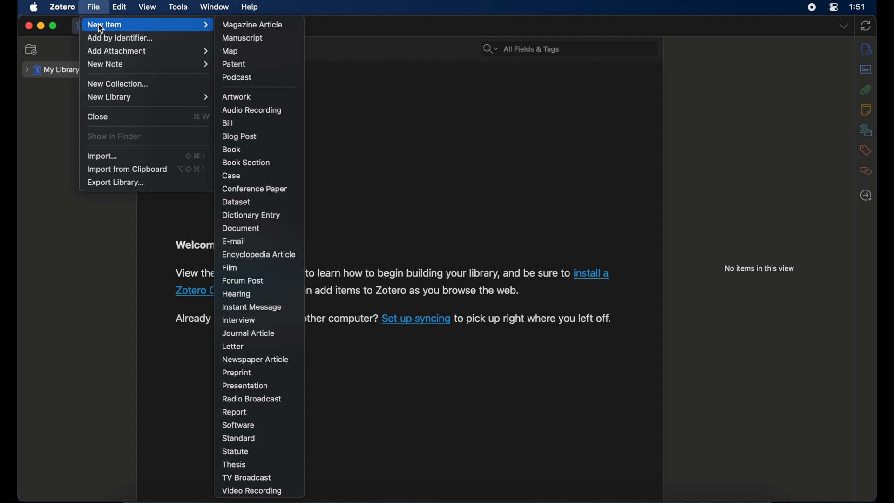 Image resolution: width=894 pixels, height=503 pixels. What do you see at coordinates (34, 7) in the screenshot?
I see `apple ` at bounding box center [34, 7].